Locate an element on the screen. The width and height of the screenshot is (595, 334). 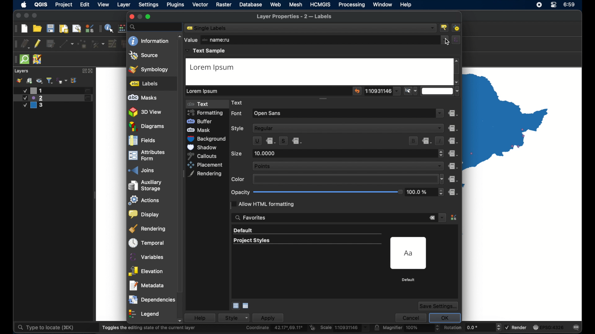
expression builder is located at coordinates (456, 40).